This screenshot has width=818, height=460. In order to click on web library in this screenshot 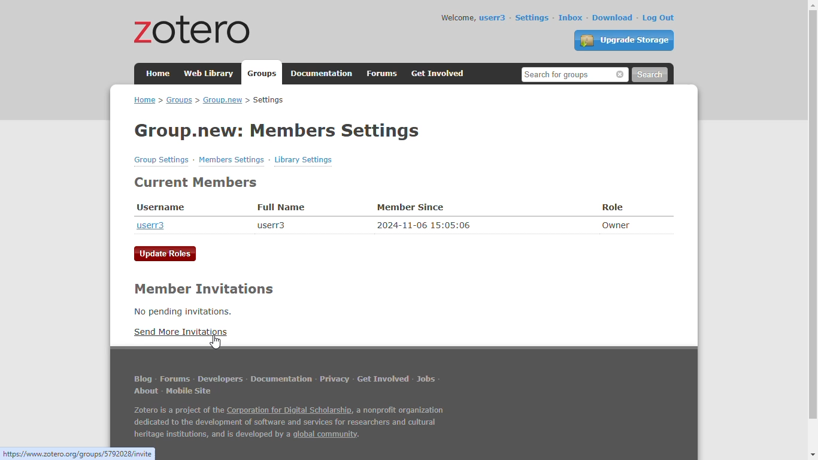, I will do `click(210, 73)`.